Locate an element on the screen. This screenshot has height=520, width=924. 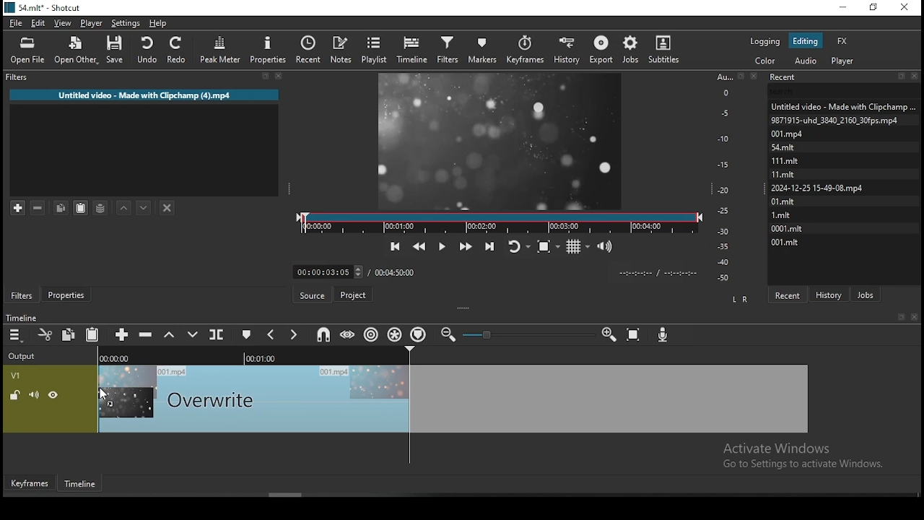
undo is located at coordinates (146, 49).